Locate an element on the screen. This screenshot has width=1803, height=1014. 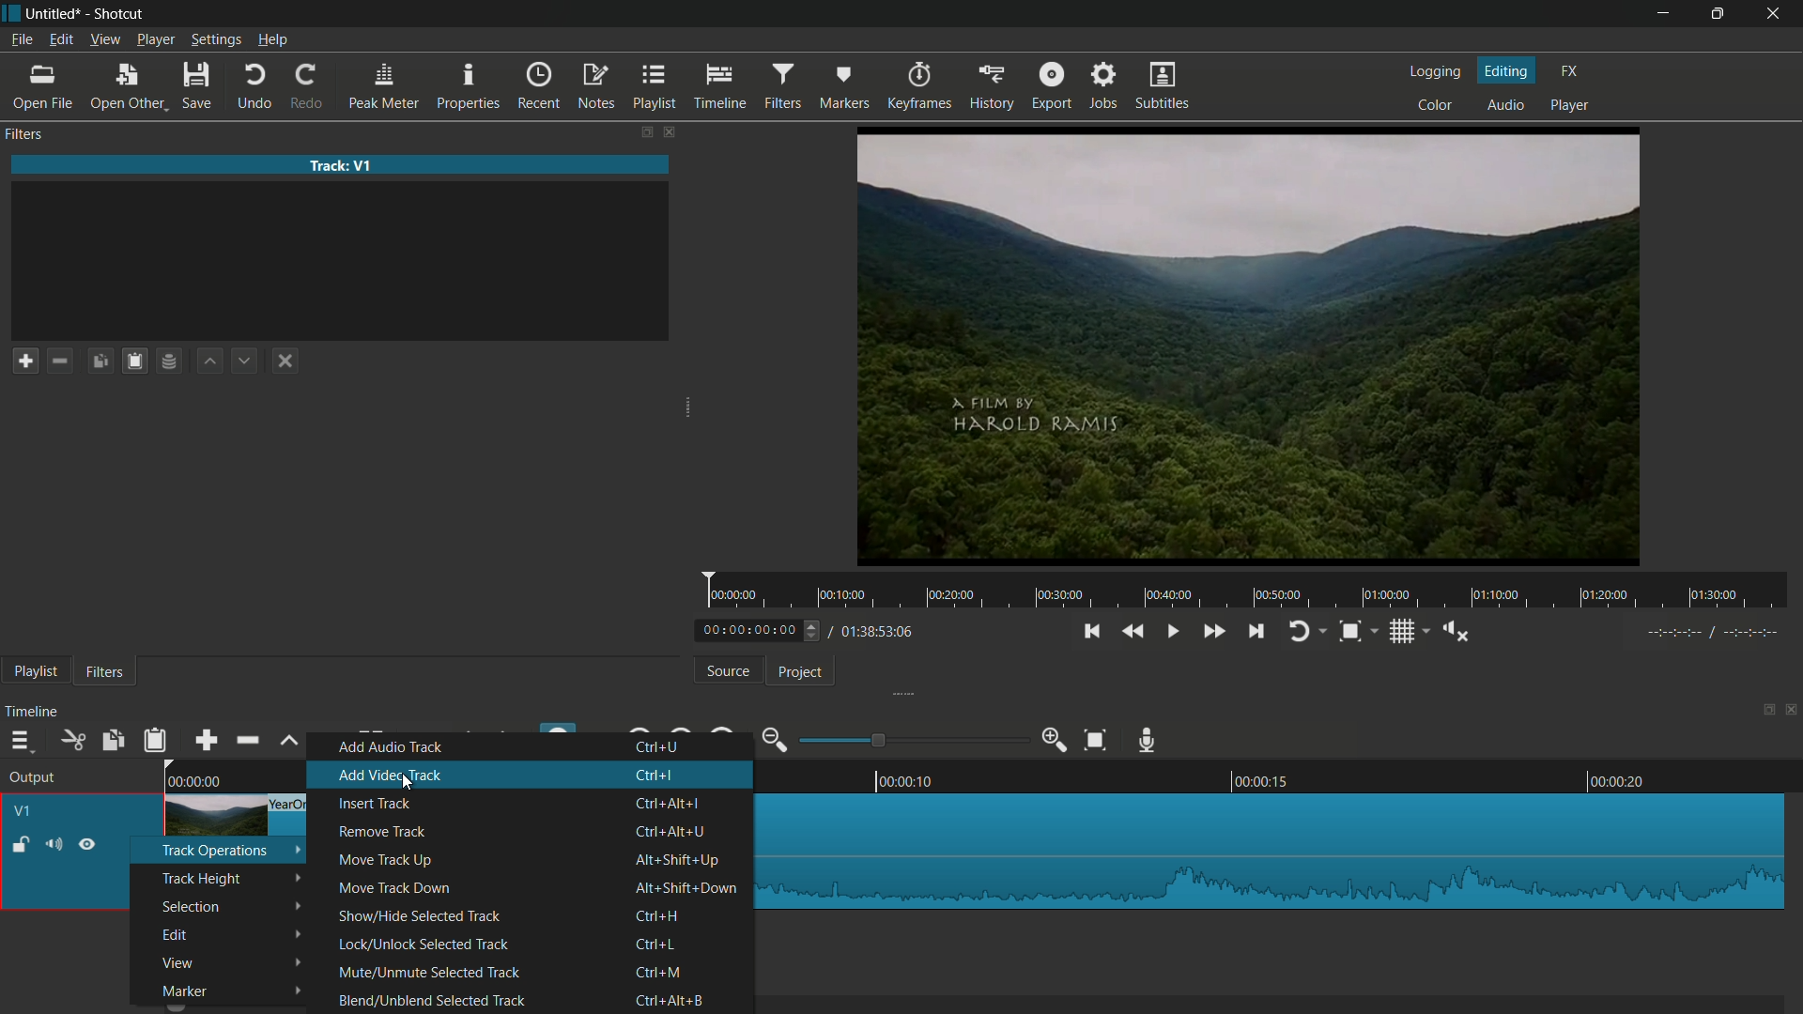
timeline is located at coordinates (33, 713).